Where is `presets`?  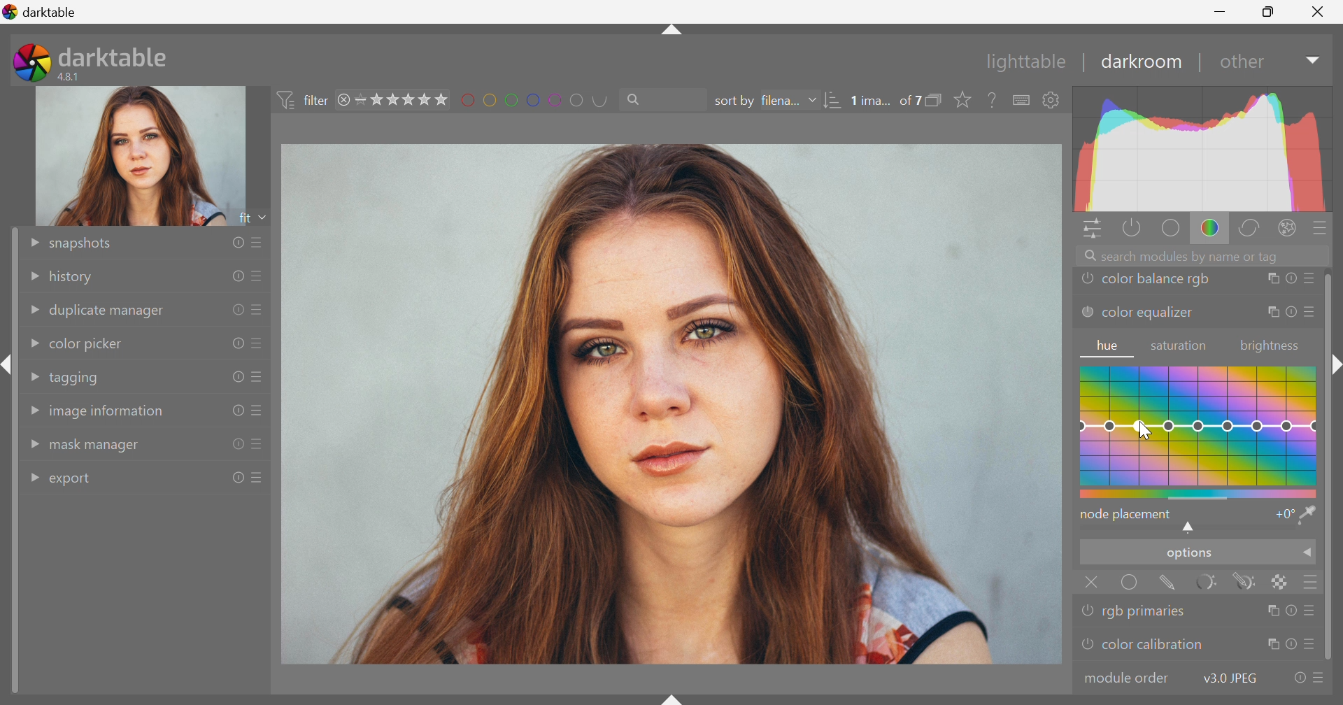 presets is located at coordinates (259, 445).